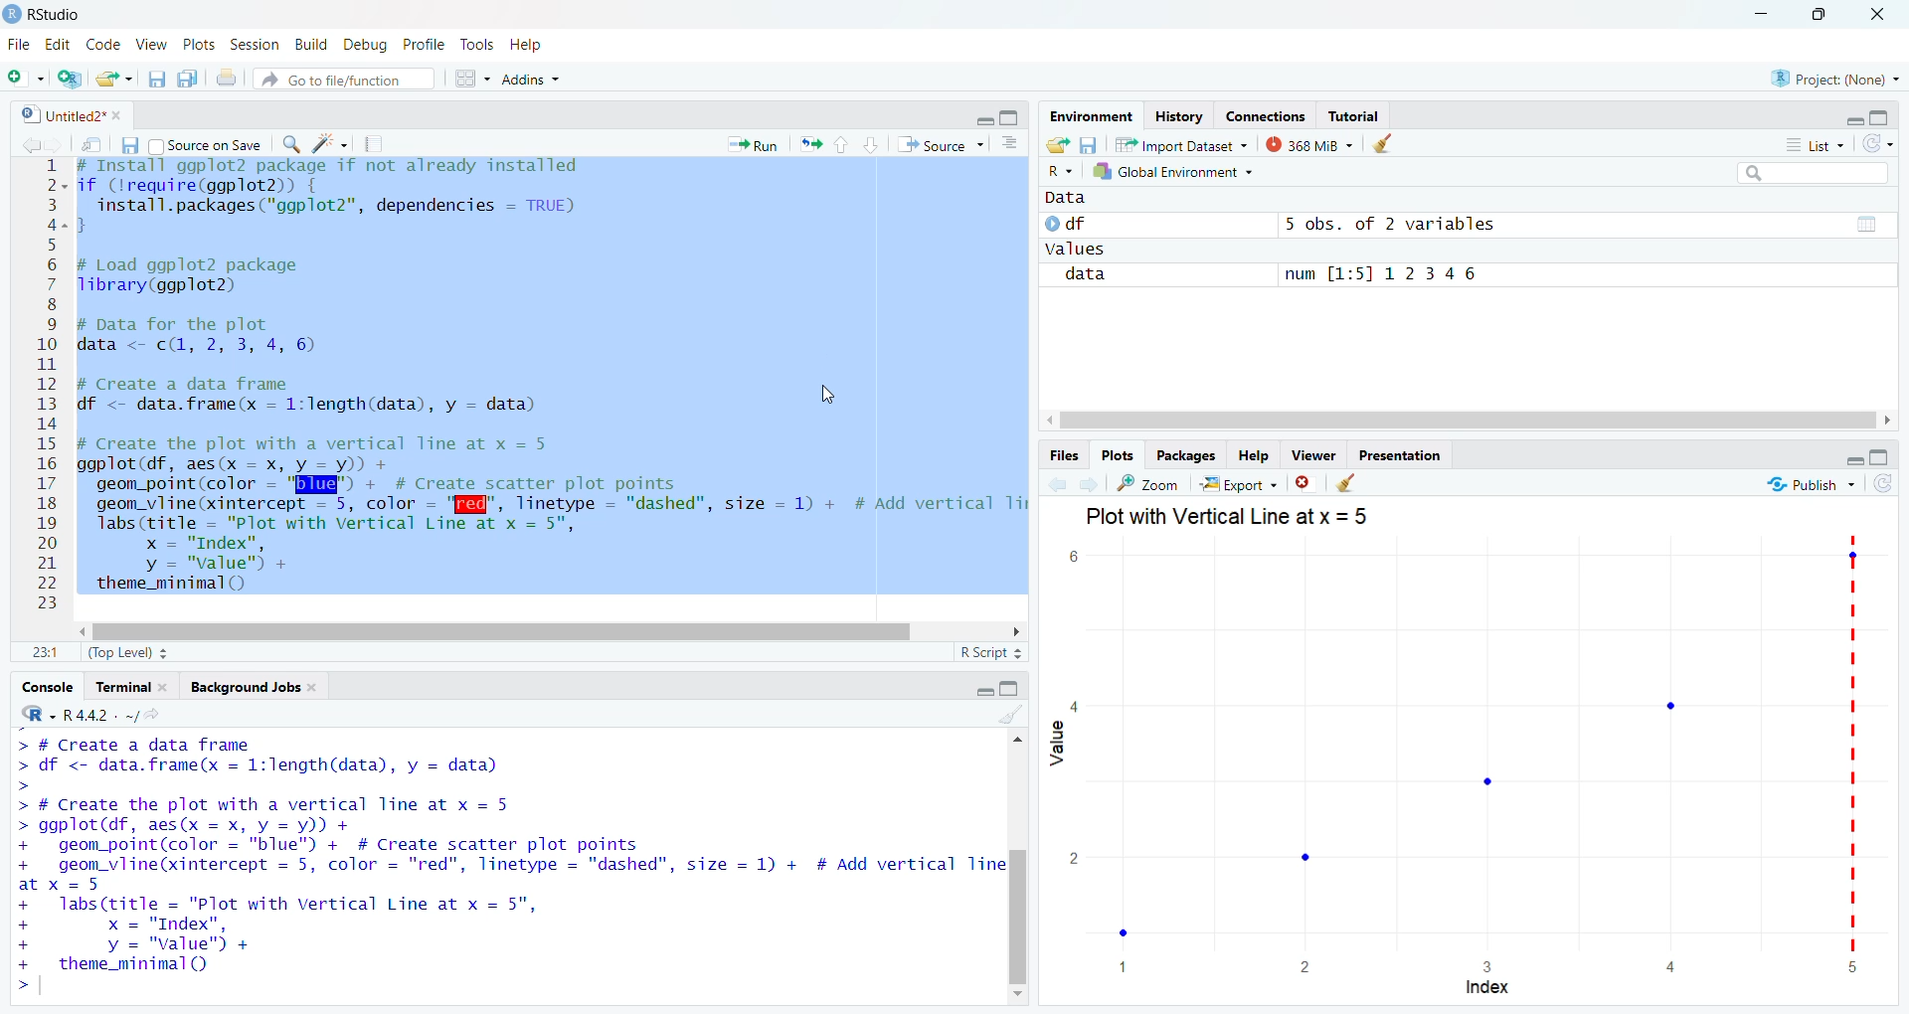 The width and height of the screenshot is (1909, 1014). I want to click on maximise, so click(1013, 116).